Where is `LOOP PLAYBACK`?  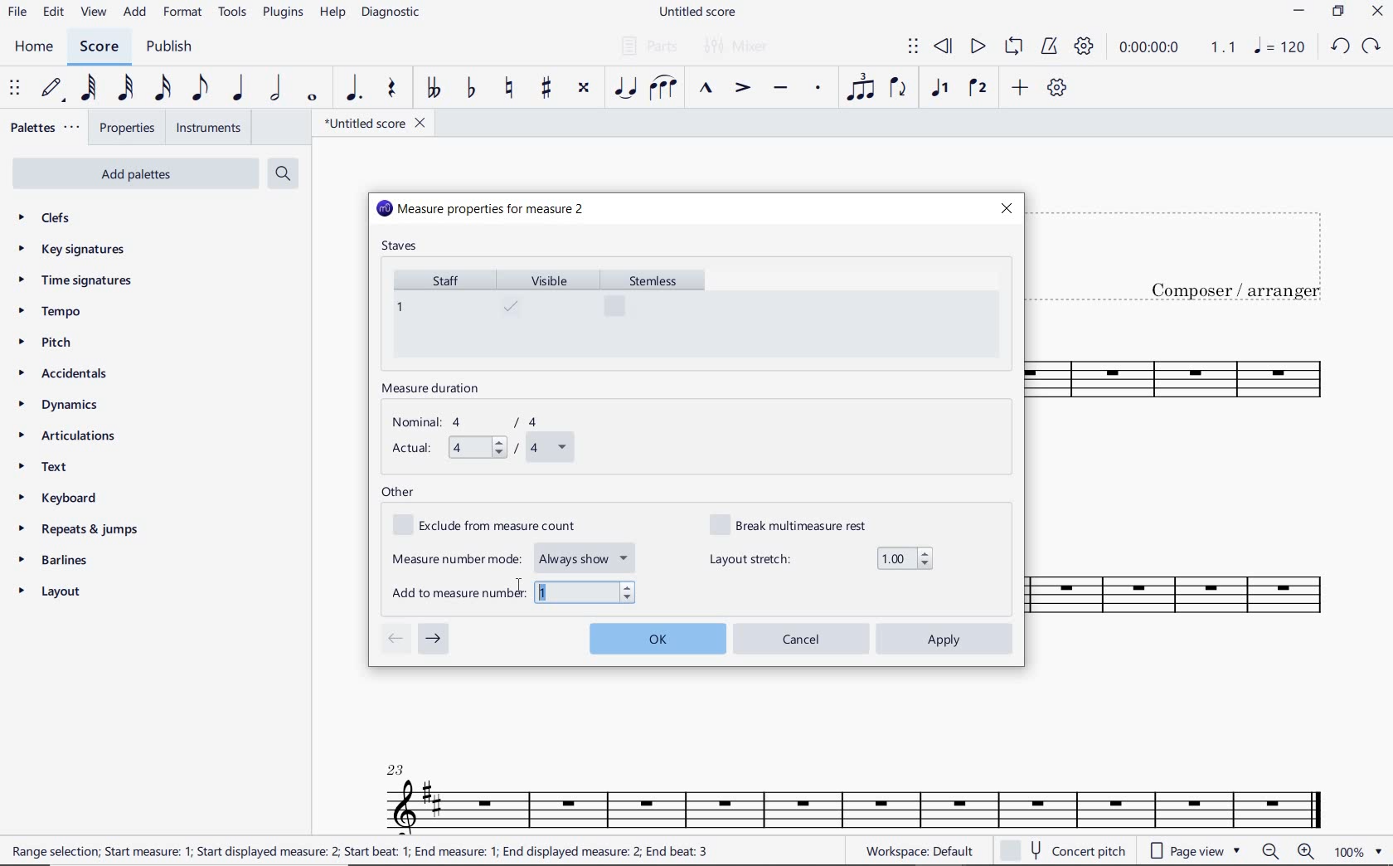
LOOP PLAYBACK is located at coordinates (1013, 48).